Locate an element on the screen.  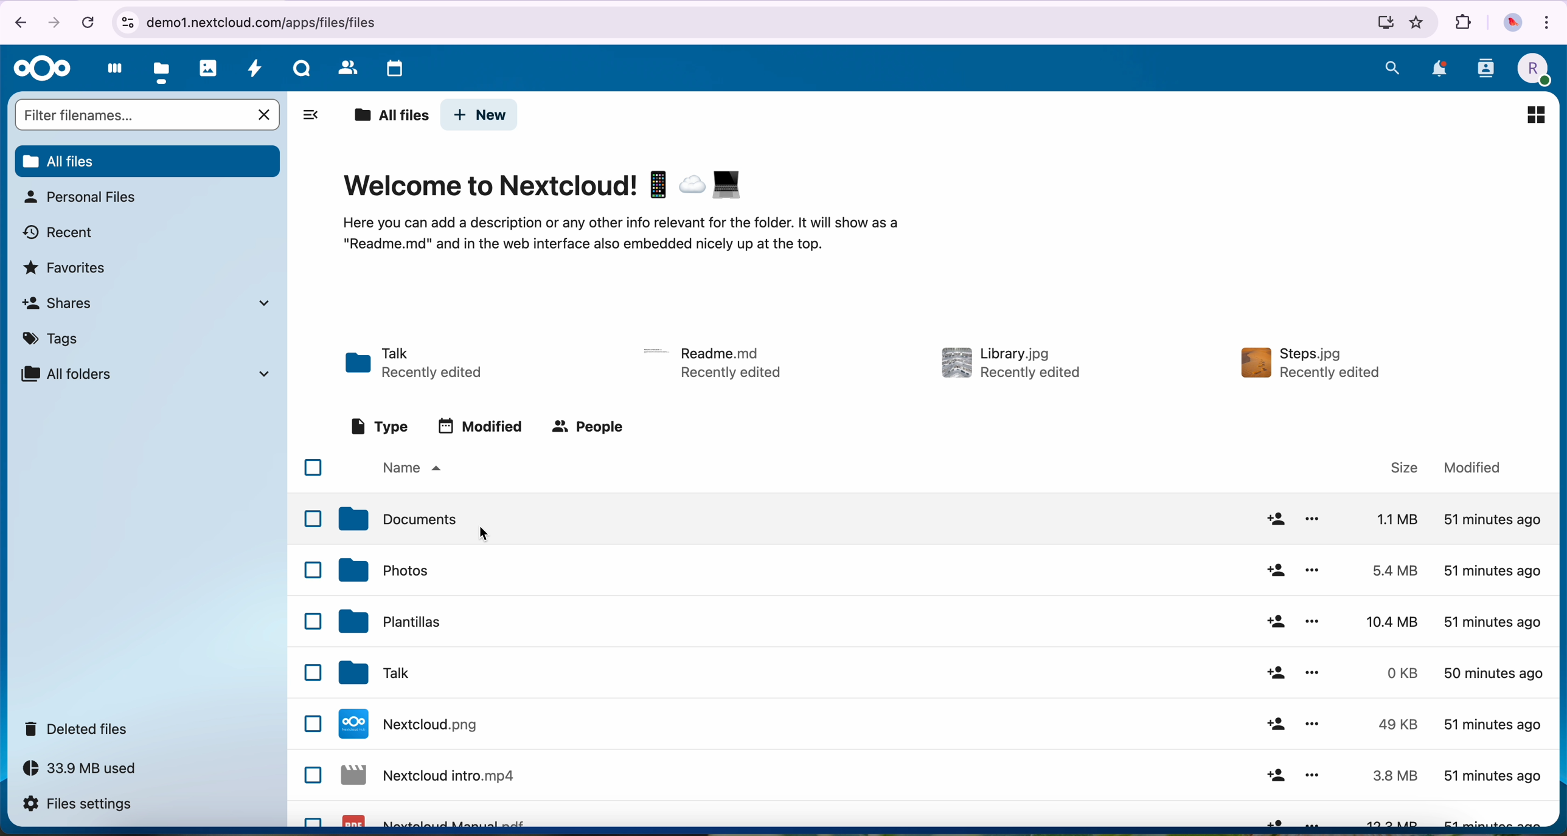
add is located at coordinates (1276, 775).